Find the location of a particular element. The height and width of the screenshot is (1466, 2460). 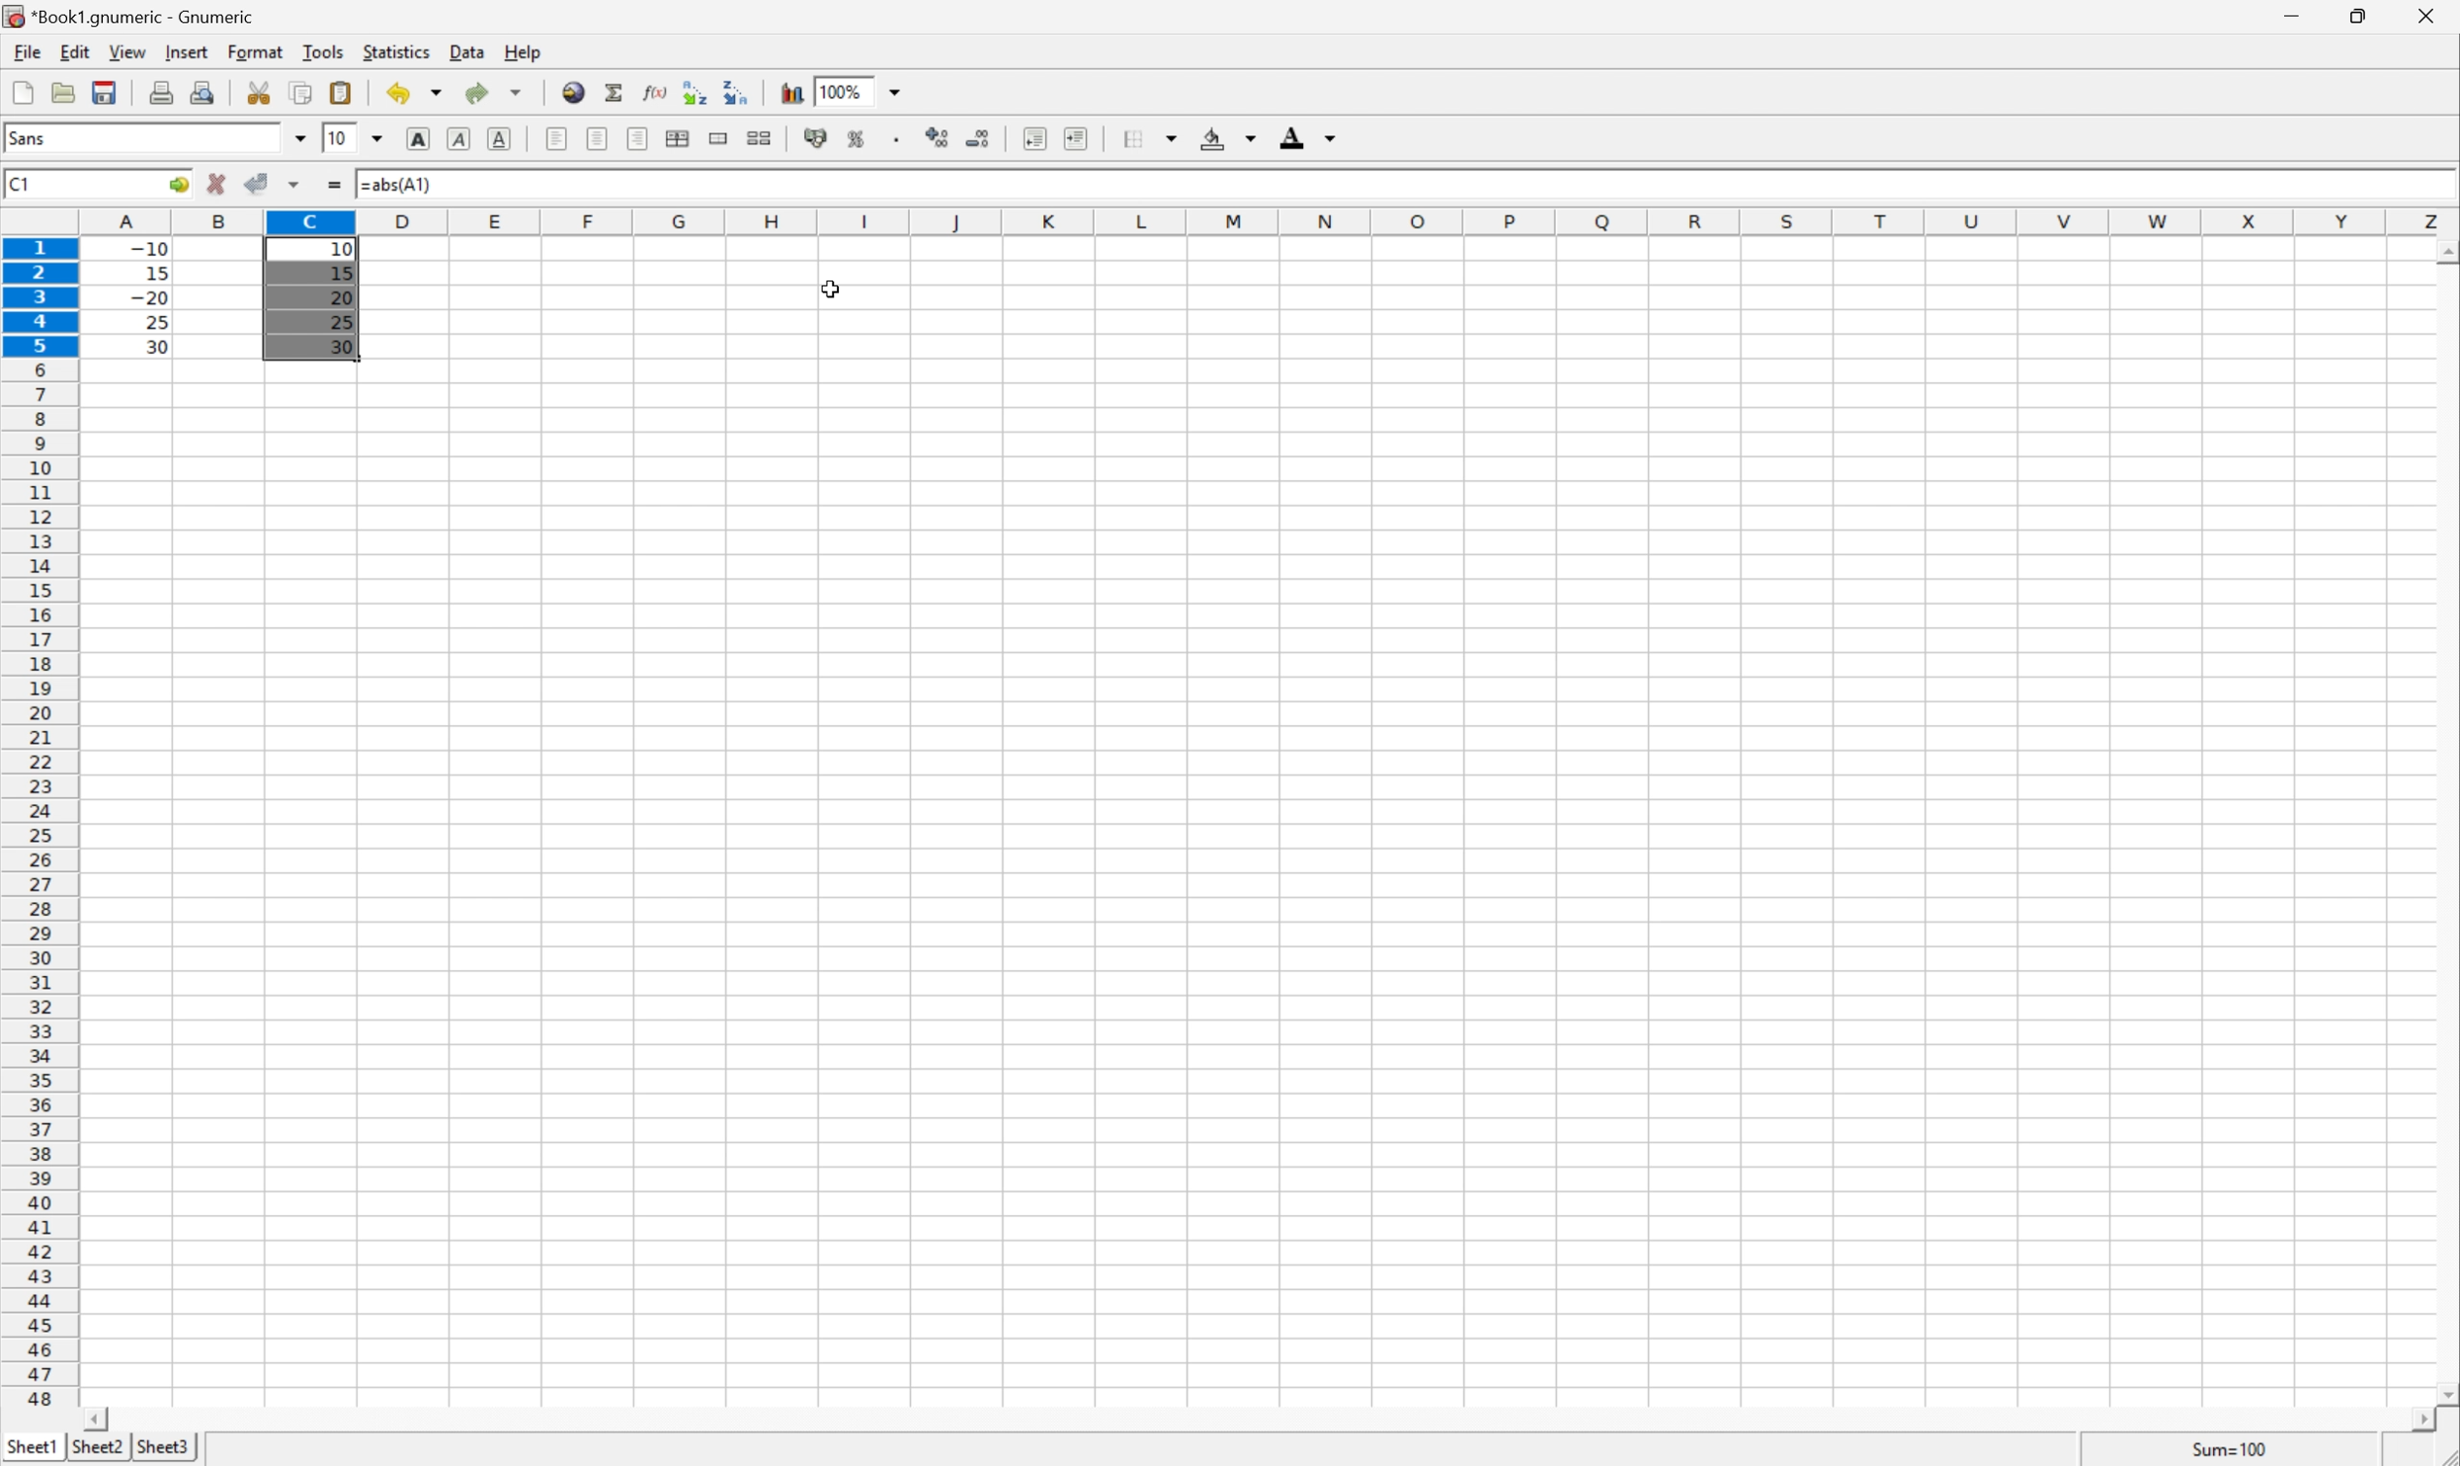

Drop Down is located at coordinates (1250, 139).